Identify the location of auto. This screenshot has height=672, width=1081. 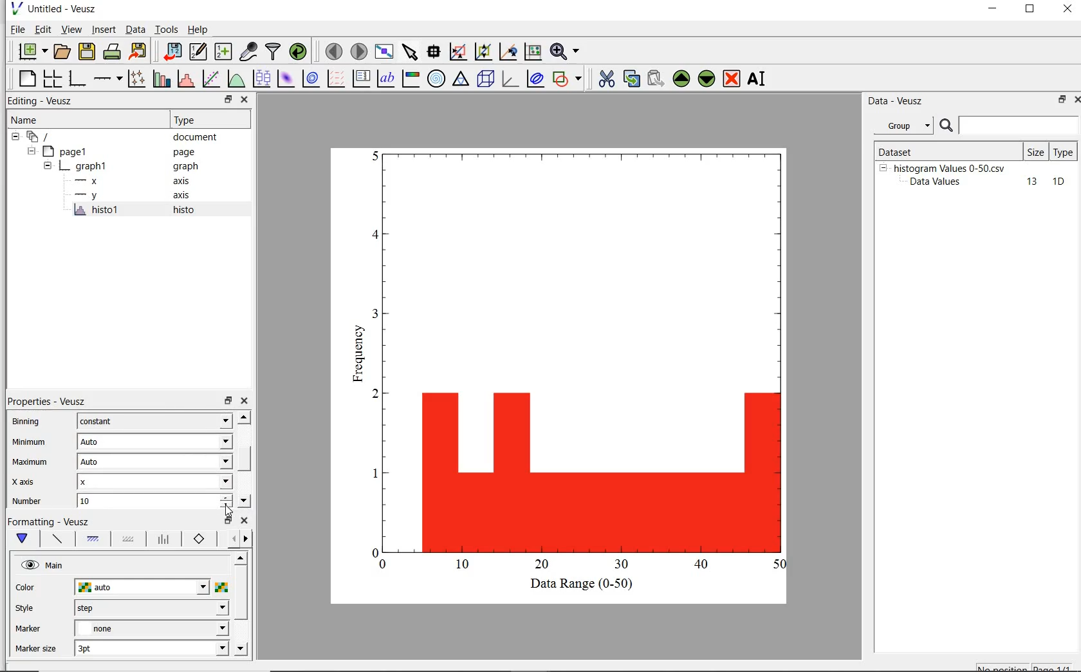
(154, 462).